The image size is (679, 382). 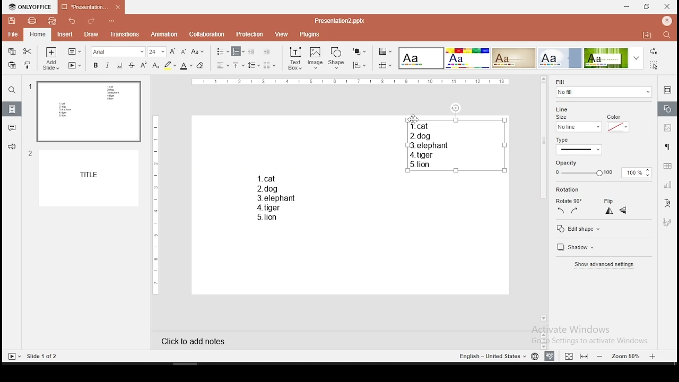 I want to click on close window, so click(x=667, y=6).